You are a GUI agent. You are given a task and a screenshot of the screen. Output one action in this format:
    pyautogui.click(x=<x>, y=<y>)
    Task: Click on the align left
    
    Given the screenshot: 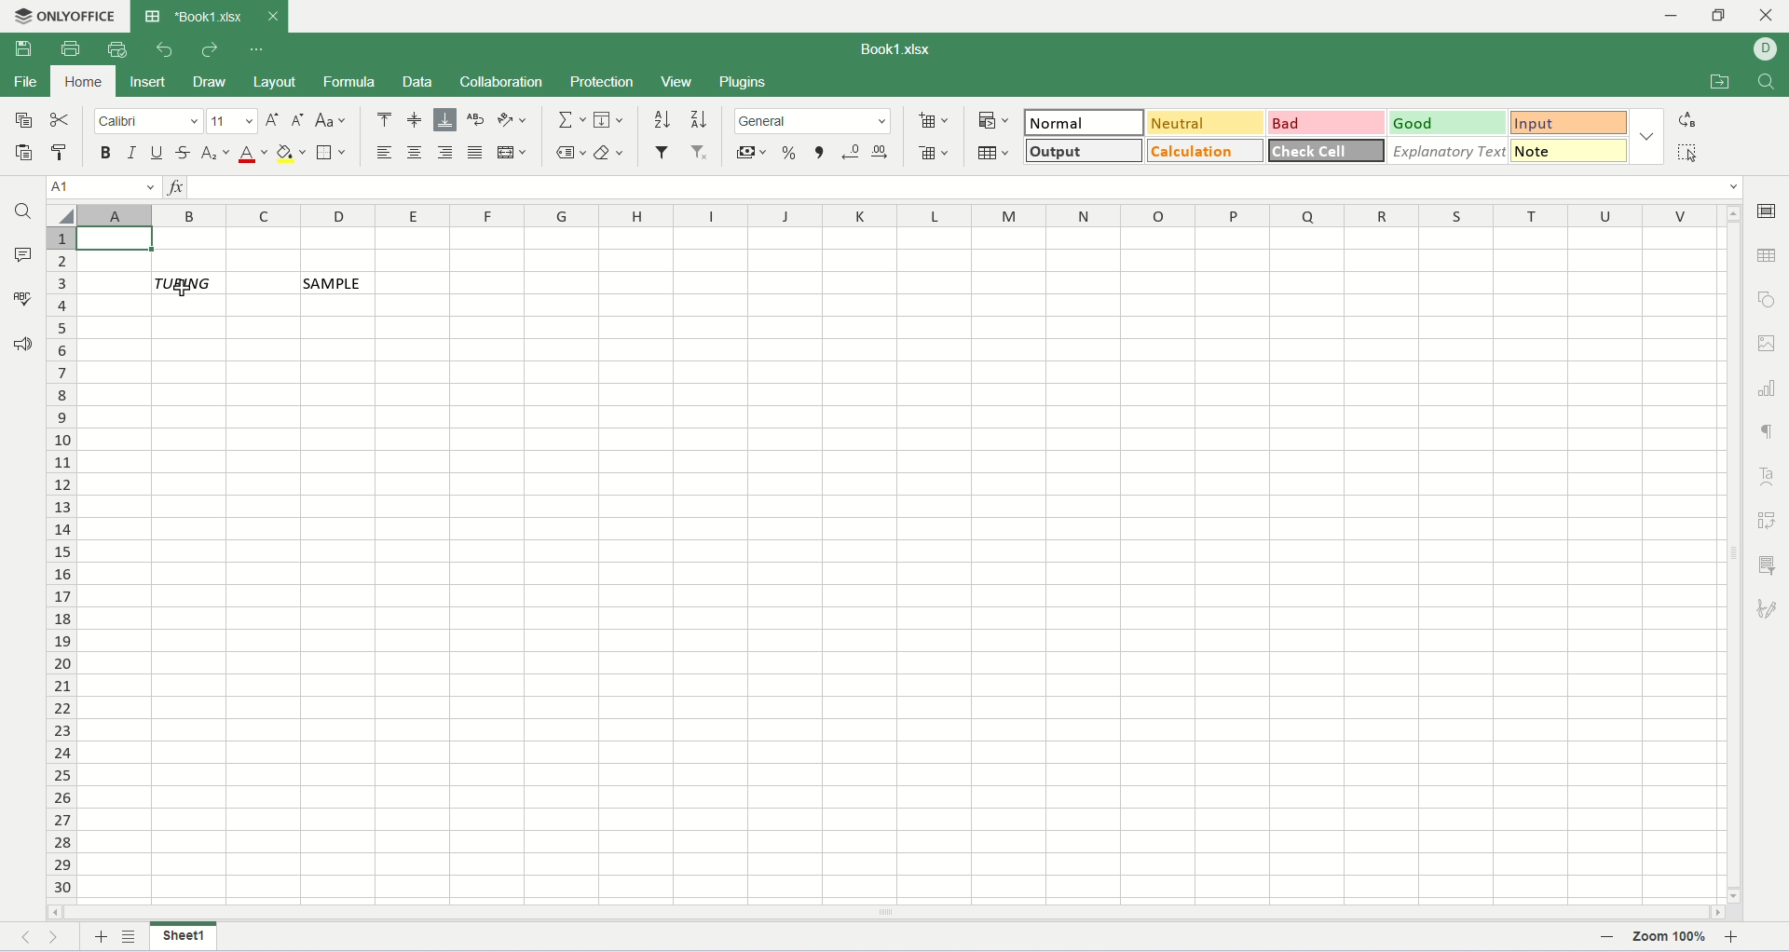 What is the action you would take?
    pyautogui.click(x=388, y=152)
    